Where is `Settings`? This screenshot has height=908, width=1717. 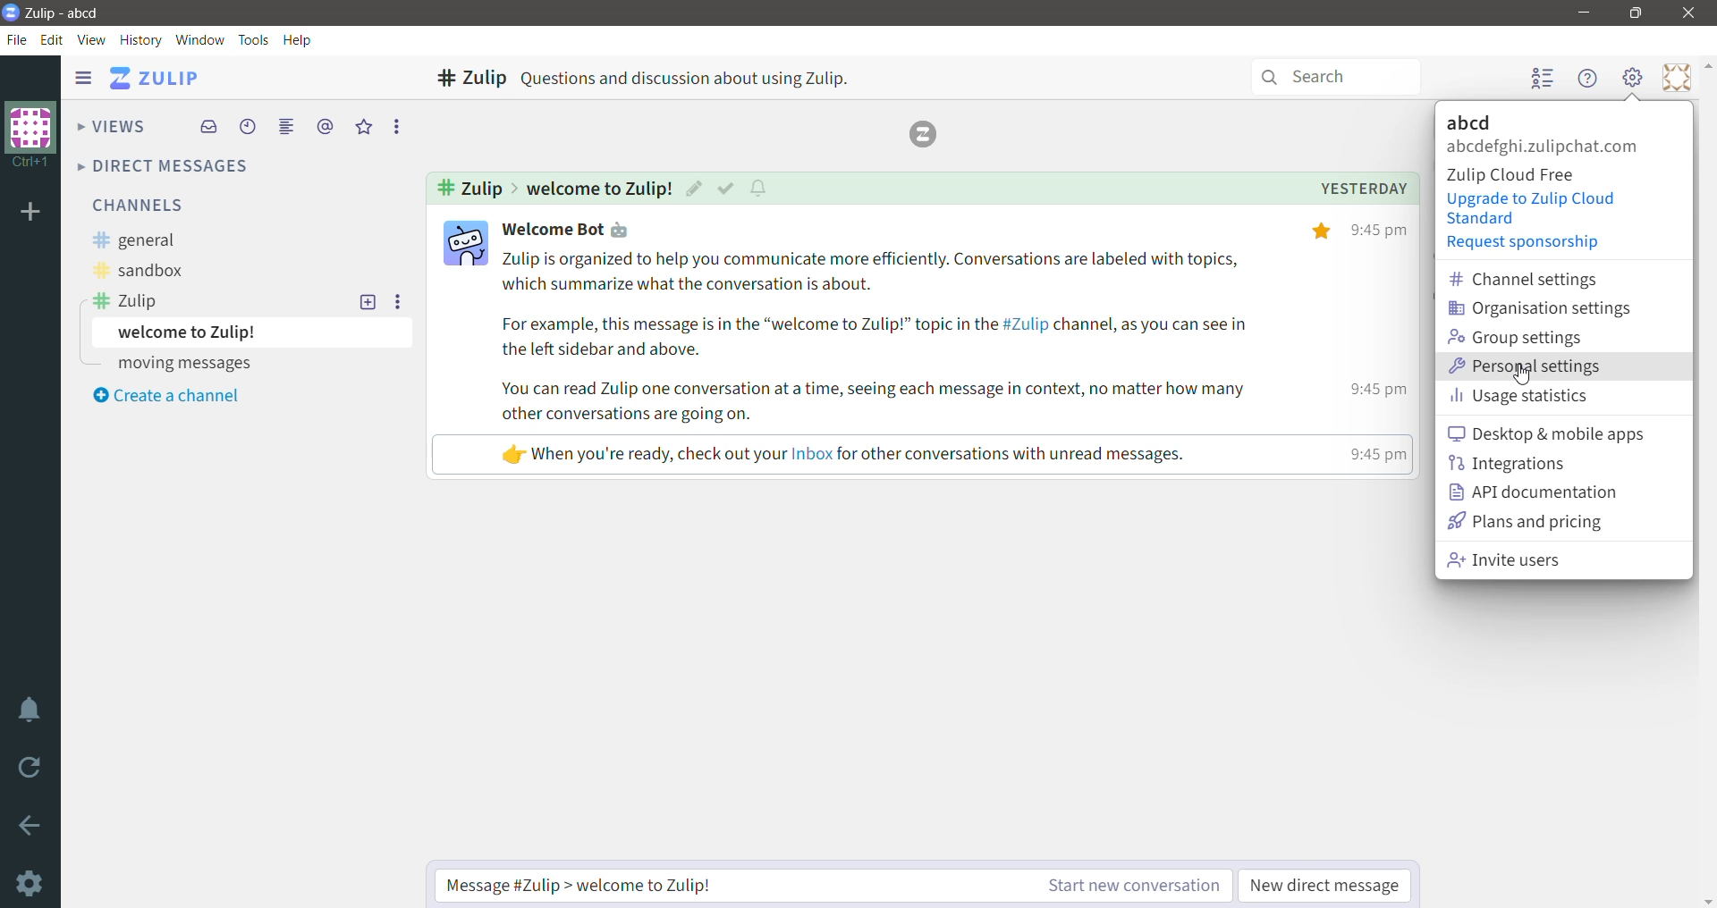 Settings is located at coordinates (28, 883).